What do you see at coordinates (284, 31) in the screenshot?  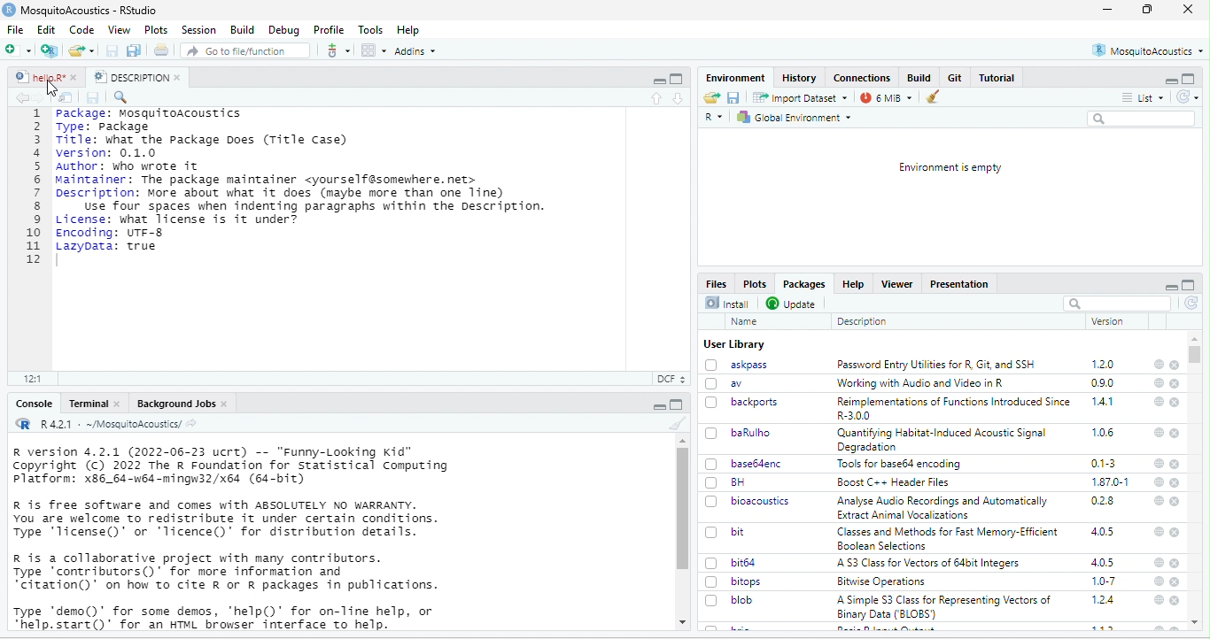 I see `Debug` at bounding box center [284, 31].